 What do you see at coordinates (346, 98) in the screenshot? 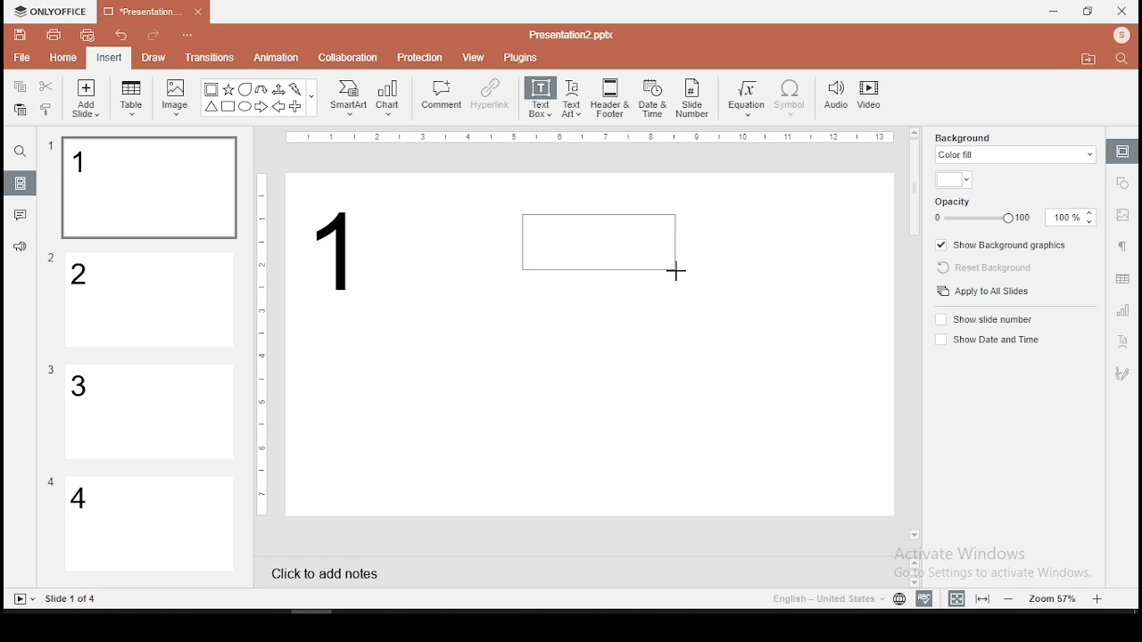
I see `smart` at bounding box center [346, 98].